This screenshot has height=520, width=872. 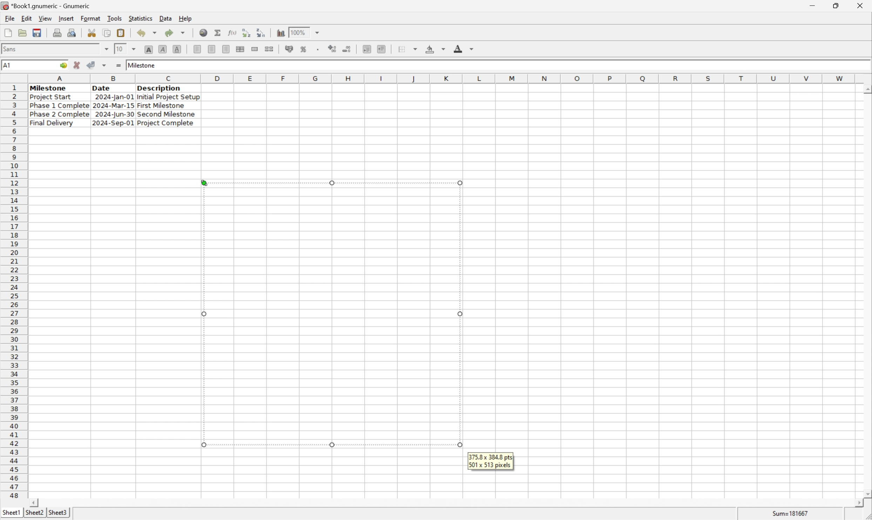 I want to click on go to, so click(x=62, y=66).